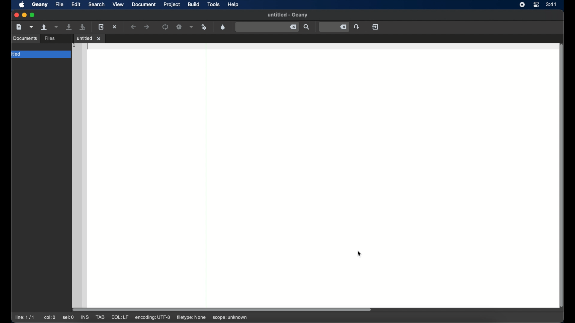  Describe the element at coordinates (307, 27) in the screenshot. I see `find entered text in current file` at that location.